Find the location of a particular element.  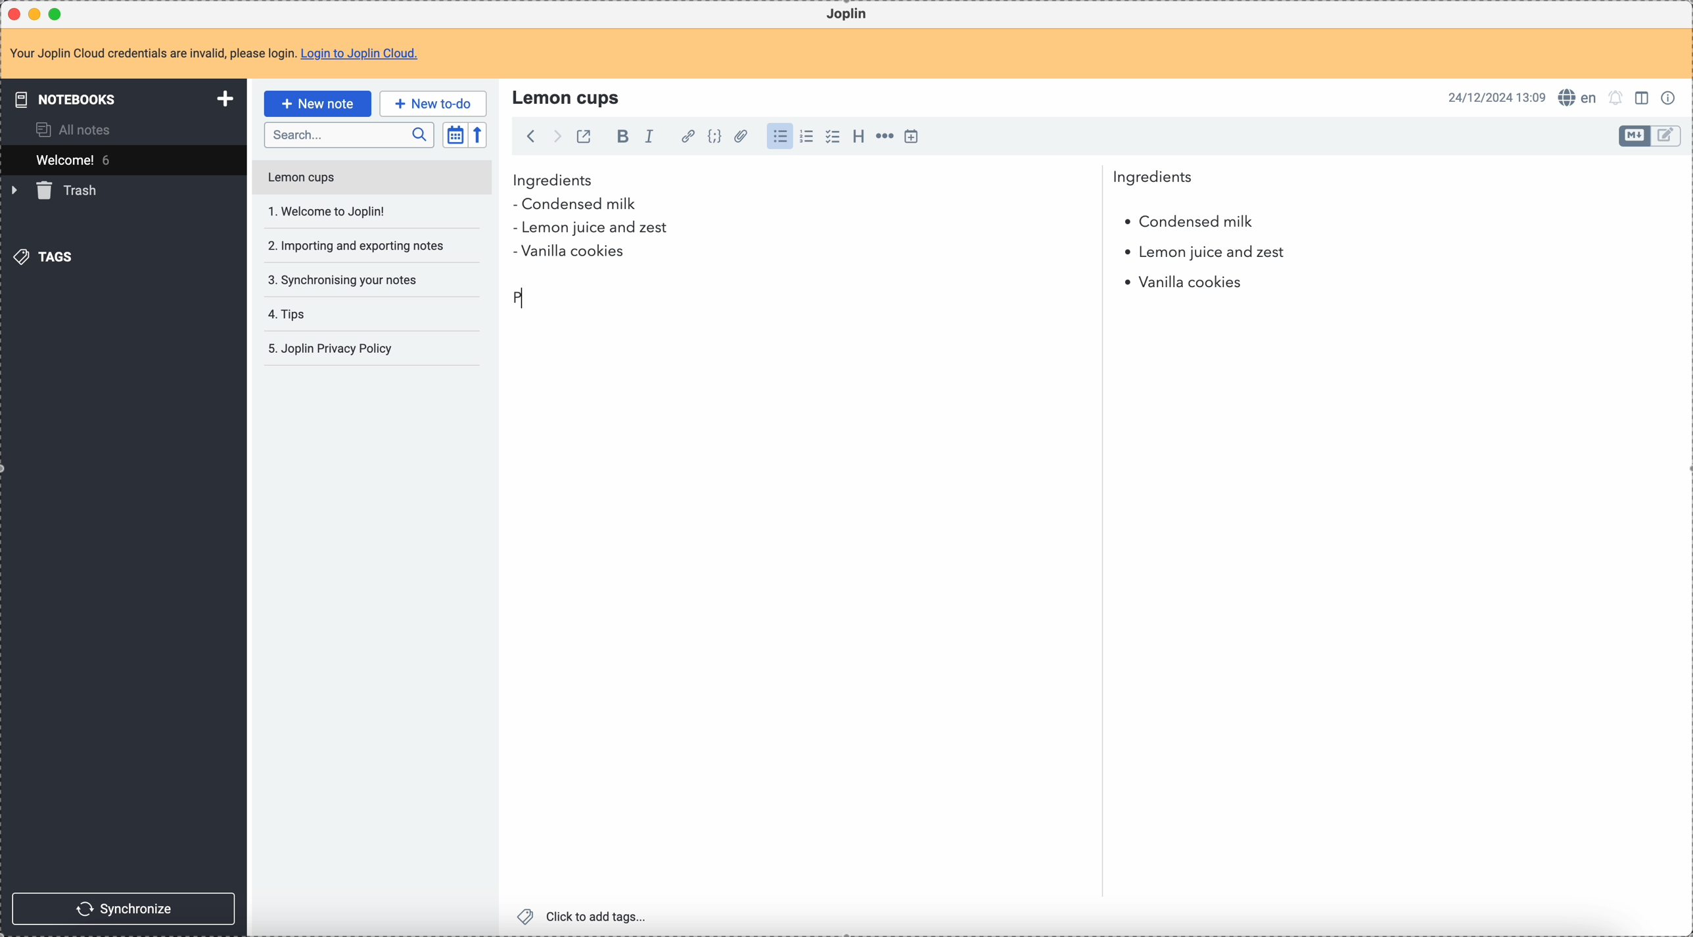

new to-do is located at coordinates (433, 103).